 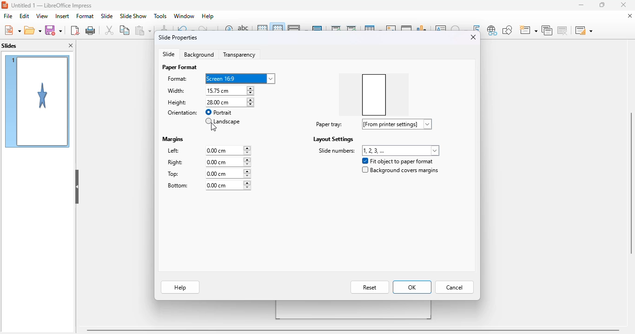 I want to click on insert hyperlink, so click(x=492, y=31).